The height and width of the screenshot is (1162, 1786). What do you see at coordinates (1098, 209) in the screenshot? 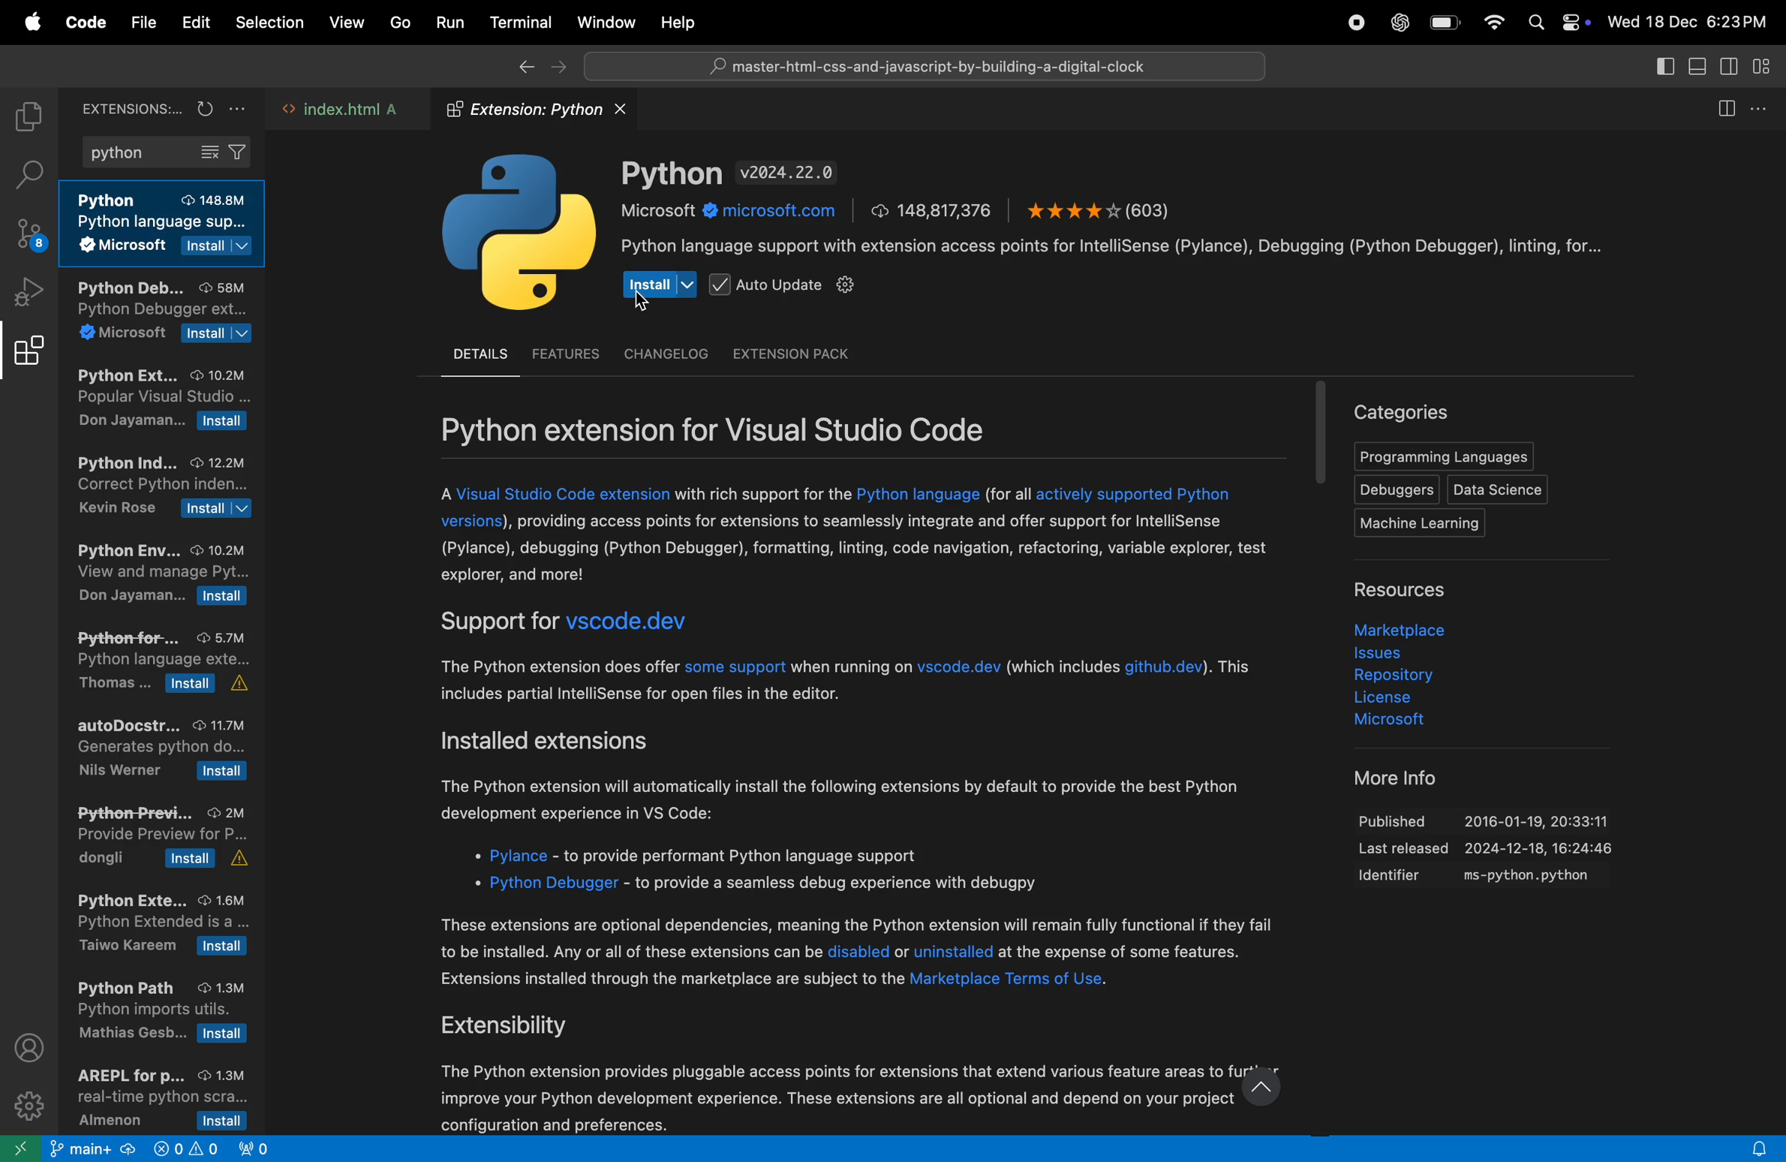
I see `starts` at bounding box center [1098, 209].